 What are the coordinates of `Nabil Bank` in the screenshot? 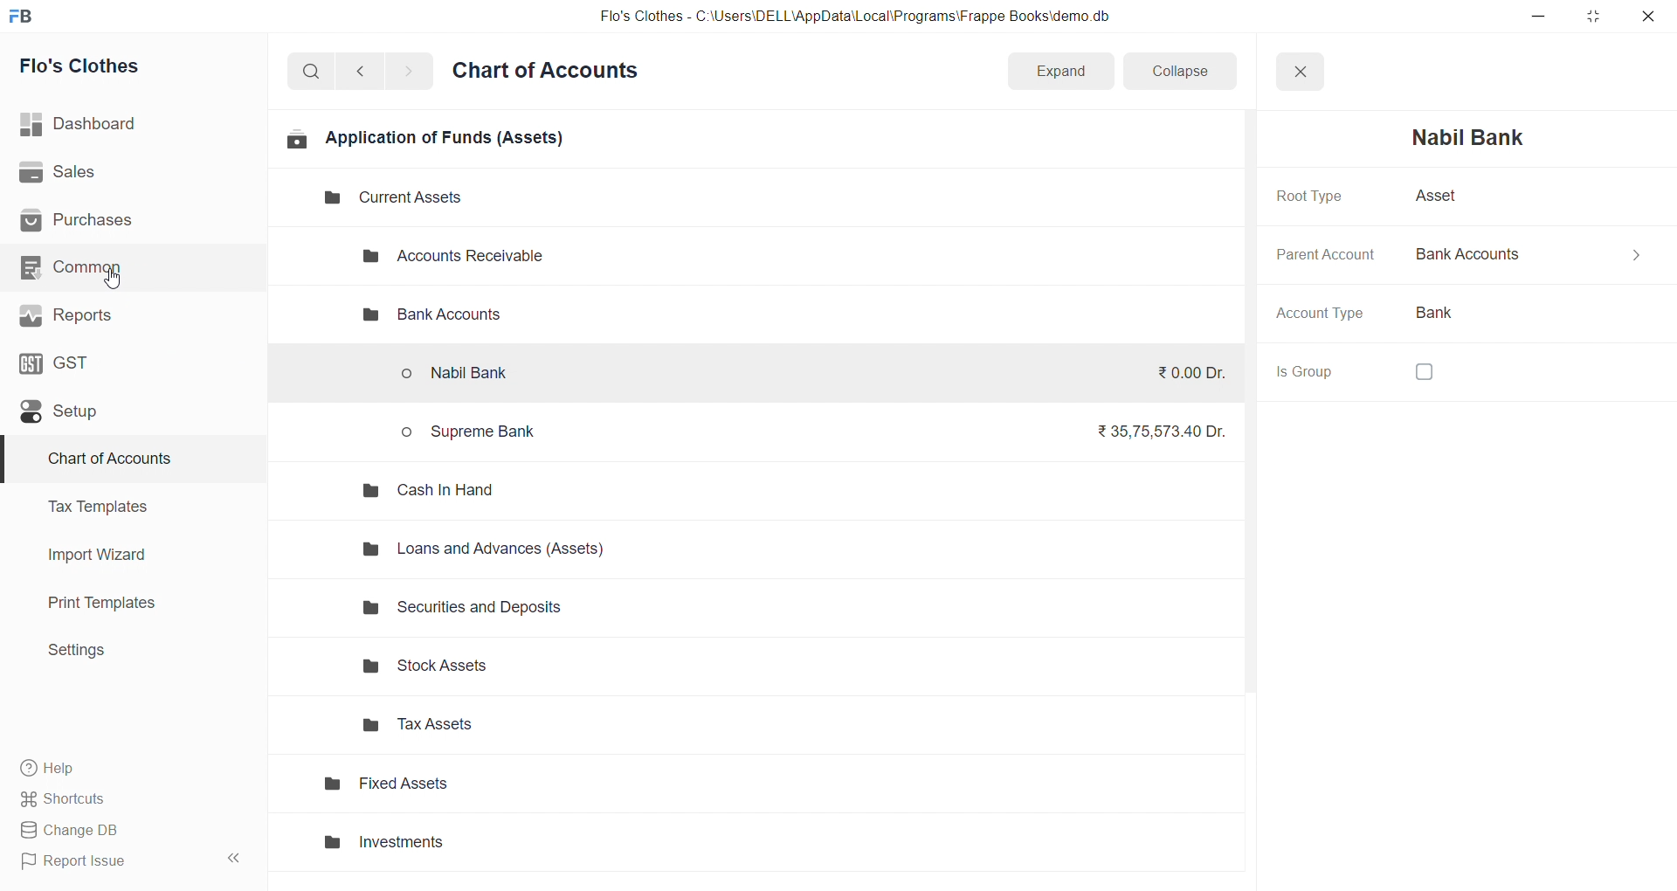 It's located at (471, 376).